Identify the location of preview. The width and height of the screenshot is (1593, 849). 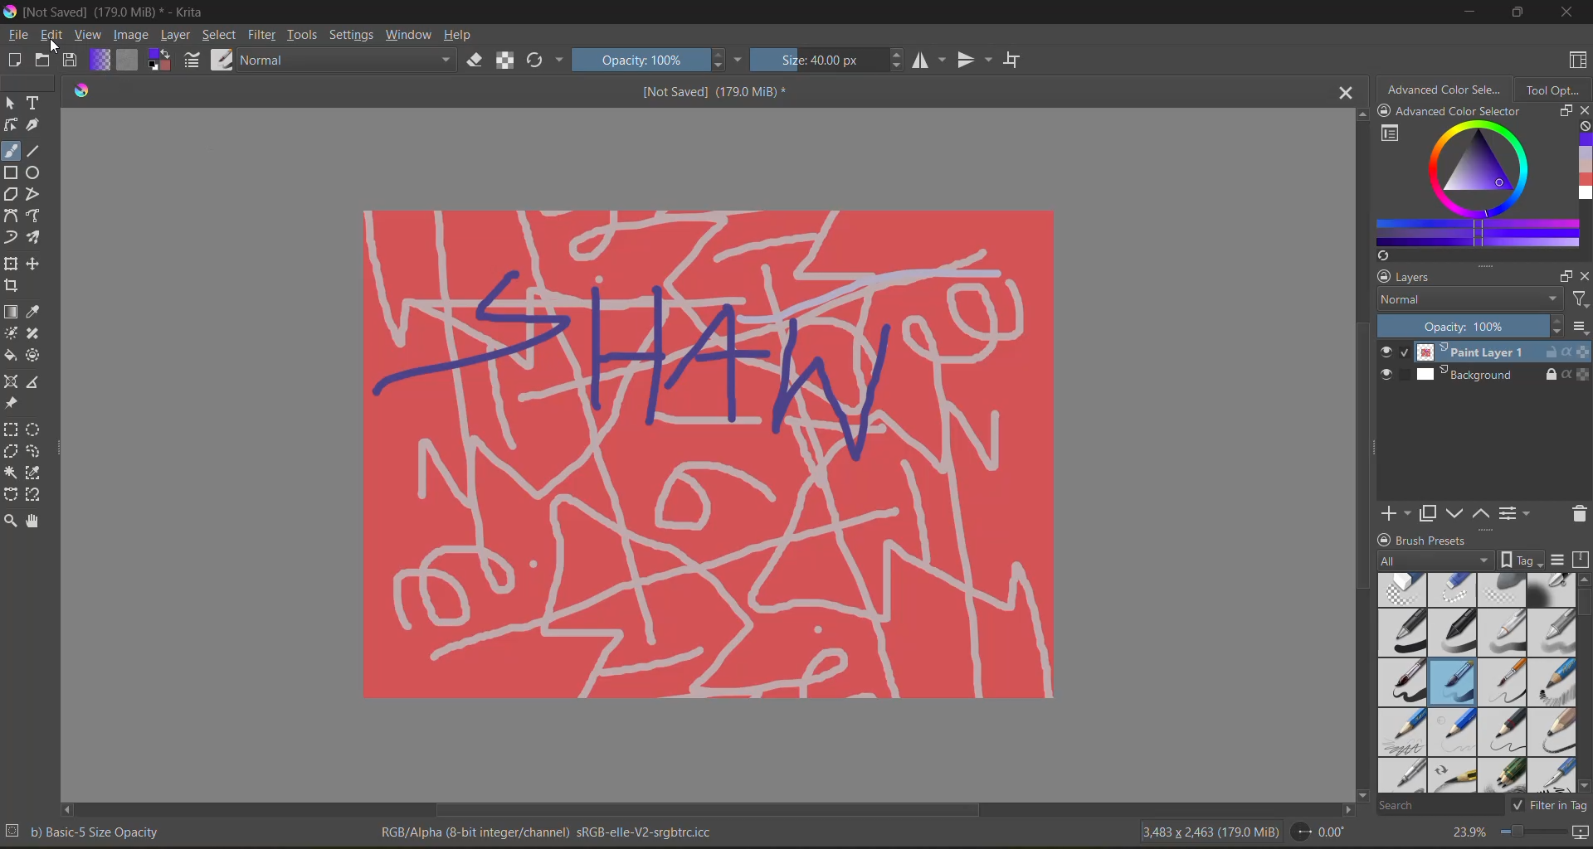
(1390, 366).